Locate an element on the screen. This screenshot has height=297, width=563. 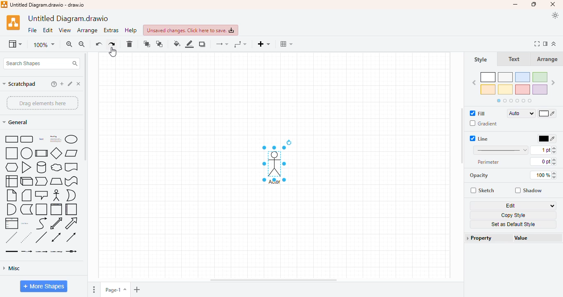
misc is located at coordinates (12, 268).